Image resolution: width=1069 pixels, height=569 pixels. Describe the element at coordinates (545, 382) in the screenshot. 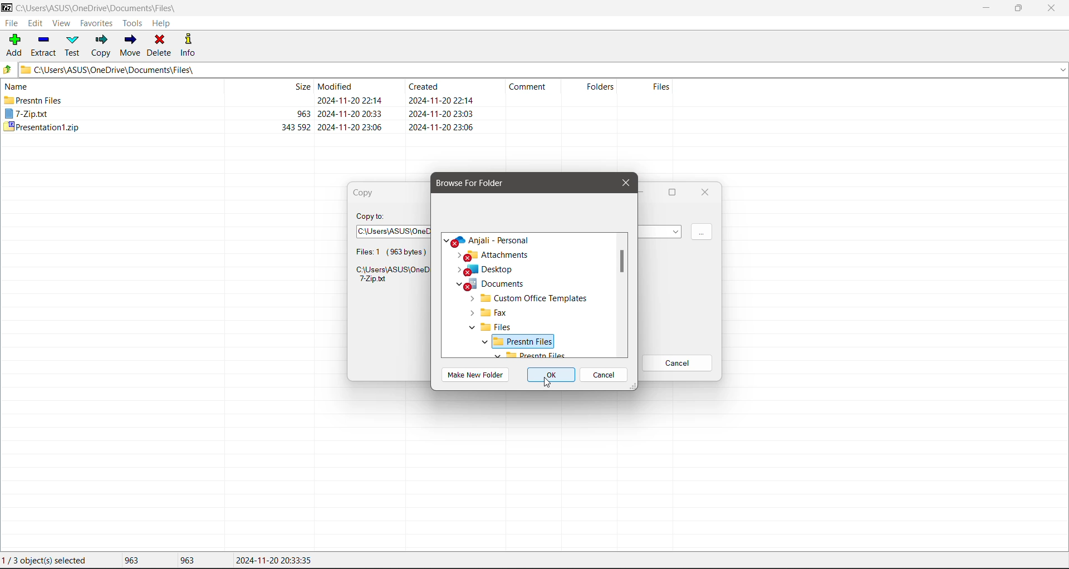

I see `Cursor` at that location.